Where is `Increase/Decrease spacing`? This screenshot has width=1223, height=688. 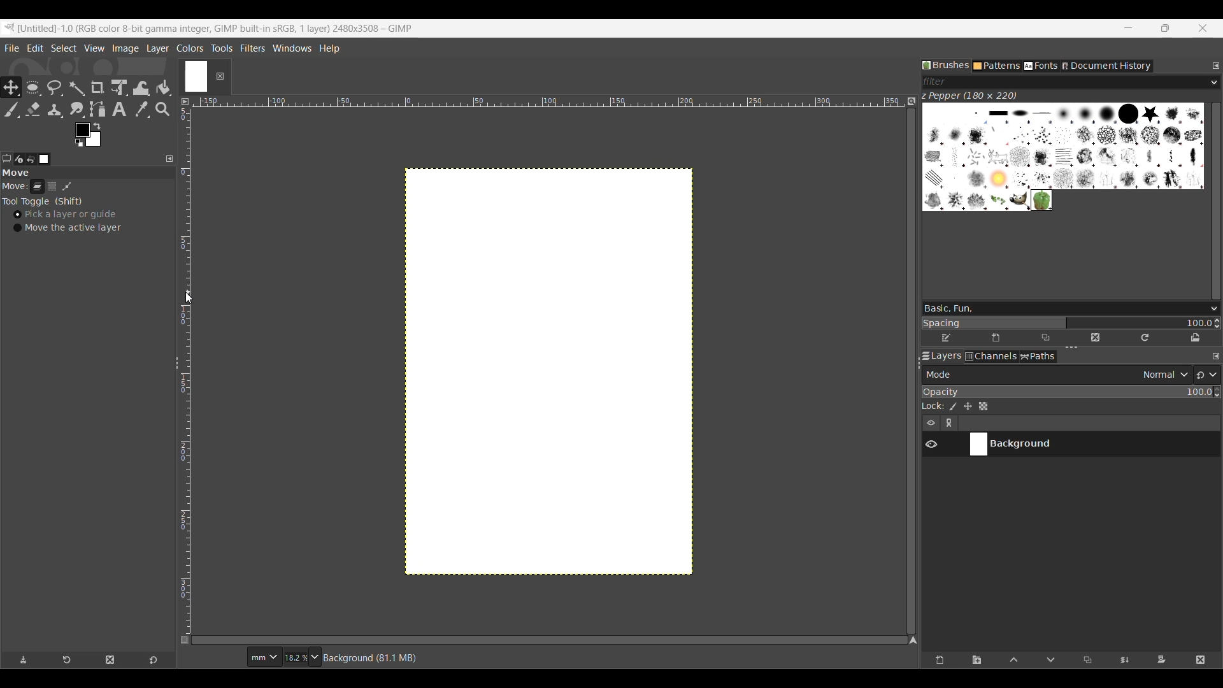
Increase/Decrease spacing is located at coordinates (1217, 324).